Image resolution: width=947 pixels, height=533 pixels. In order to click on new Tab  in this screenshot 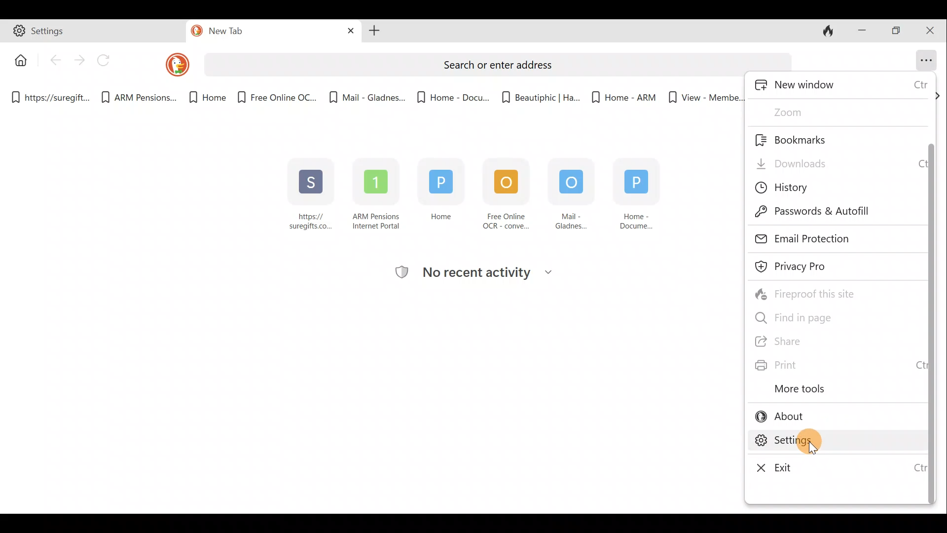, I will do `click(273, 31)`.